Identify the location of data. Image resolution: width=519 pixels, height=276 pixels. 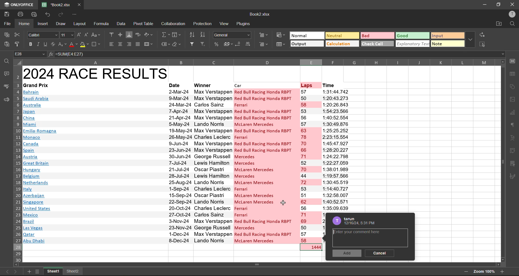
(121, 23).